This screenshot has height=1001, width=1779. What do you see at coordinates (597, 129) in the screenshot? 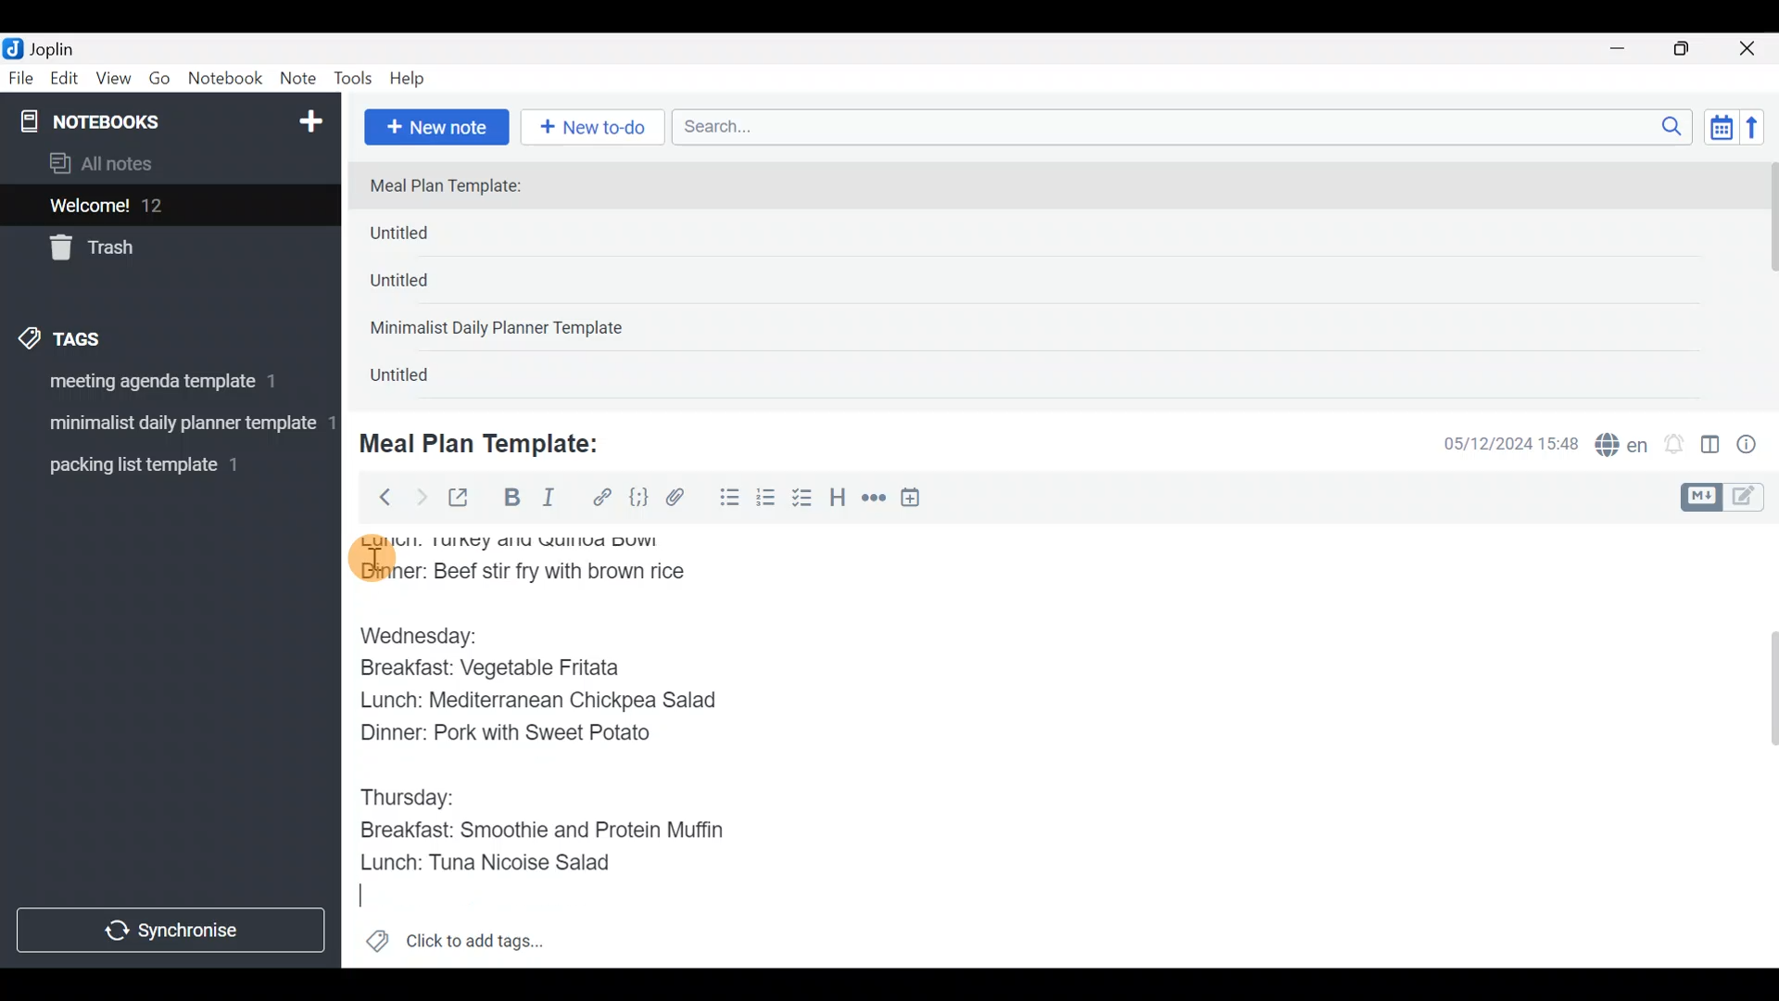
I see `New to-do` at bounding box center [597, 129].